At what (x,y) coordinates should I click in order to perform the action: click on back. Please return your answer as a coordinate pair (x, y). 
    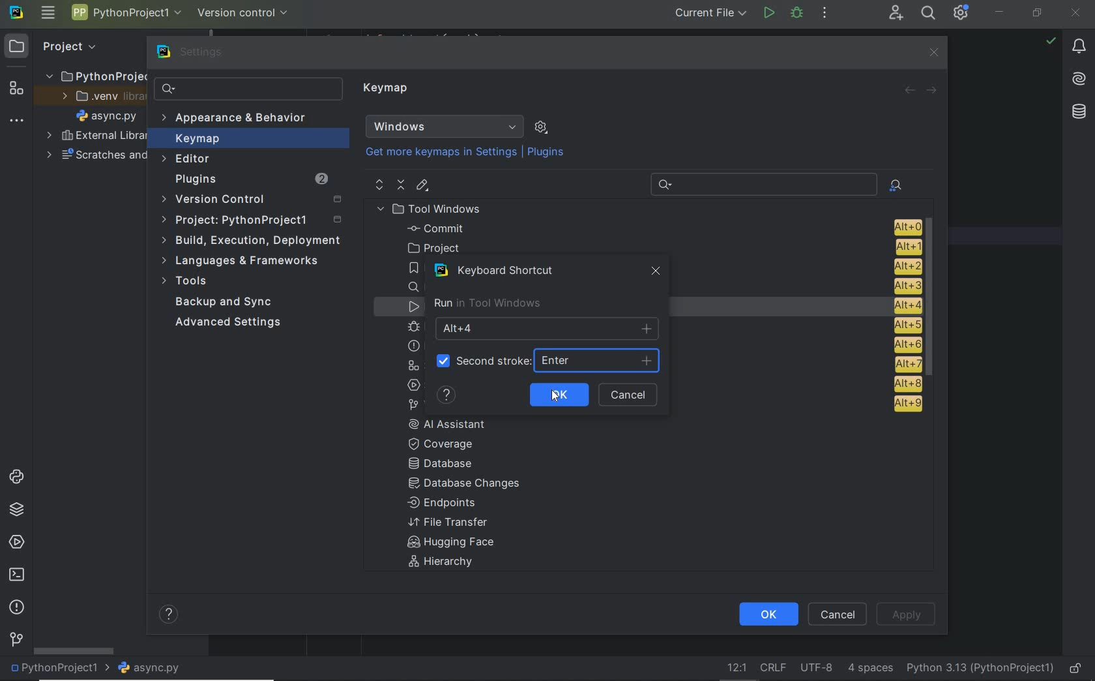
    Looking at the image, I should click on (910, 91).